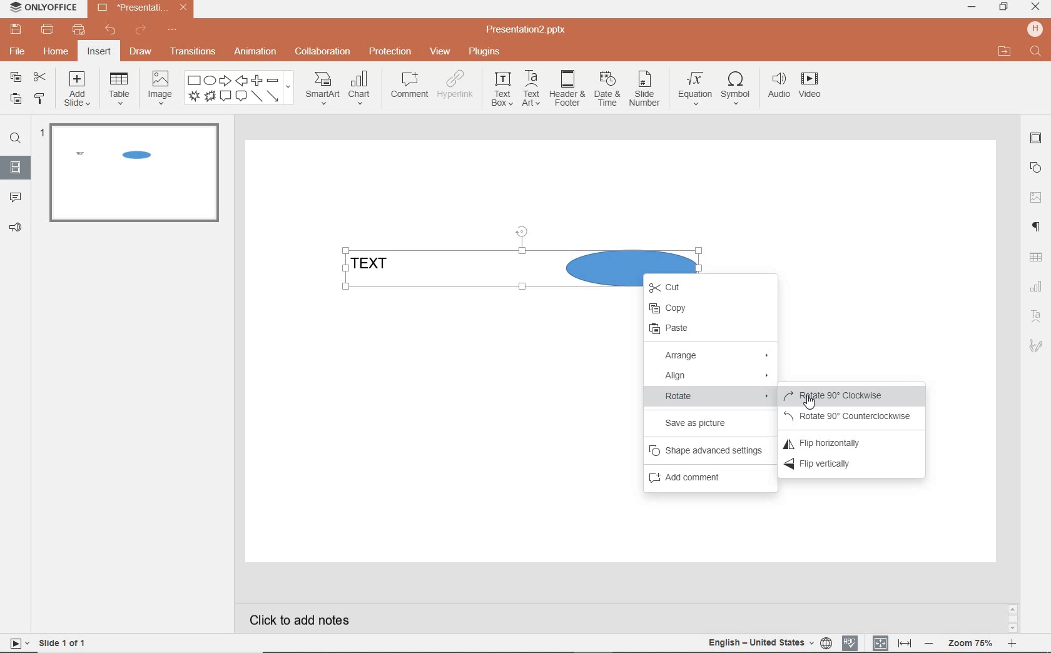 The height and width of the screenshot is (653, 1051). I want to click on chart, so click(362, 87).